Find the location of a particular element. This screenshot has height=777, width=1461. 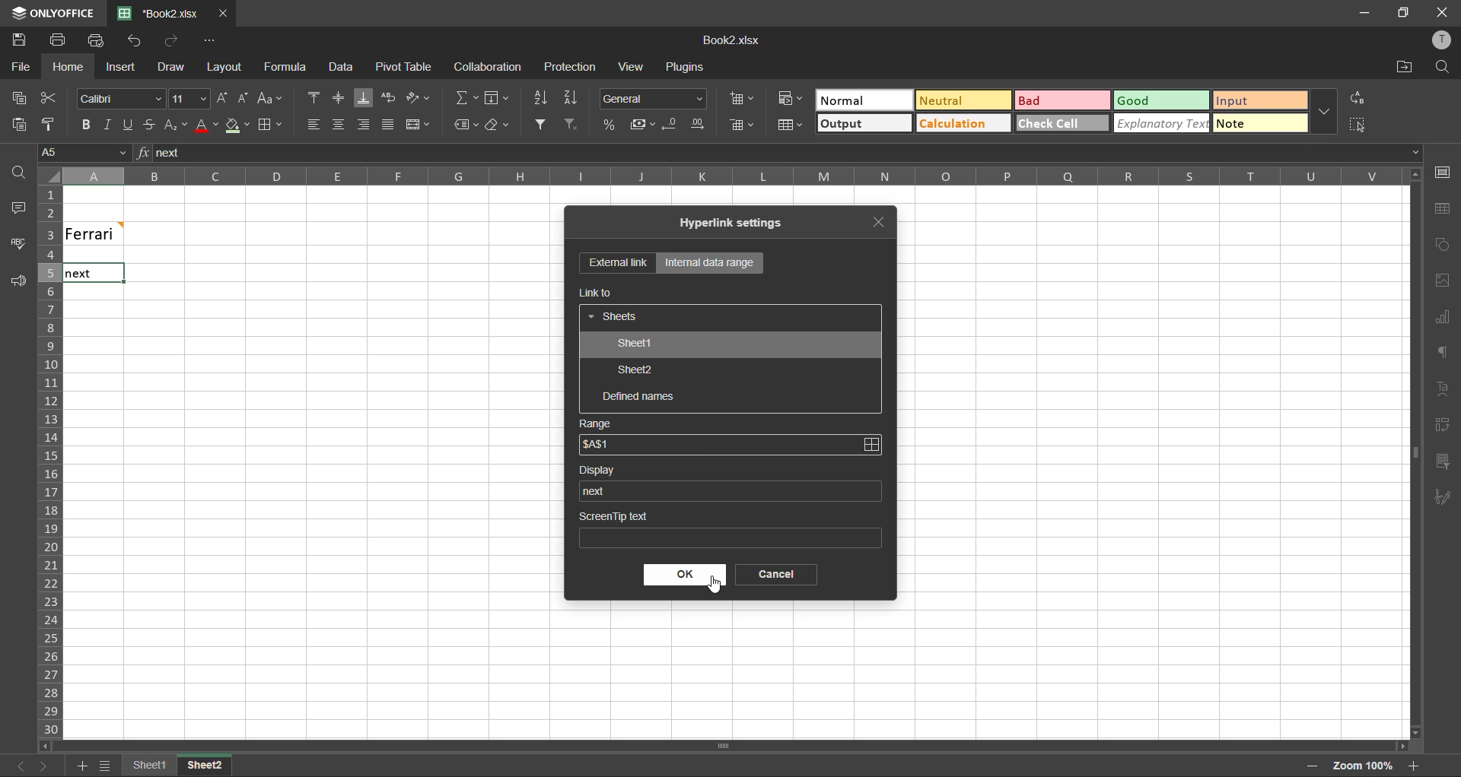

fields is located at coordinates (497, 100).